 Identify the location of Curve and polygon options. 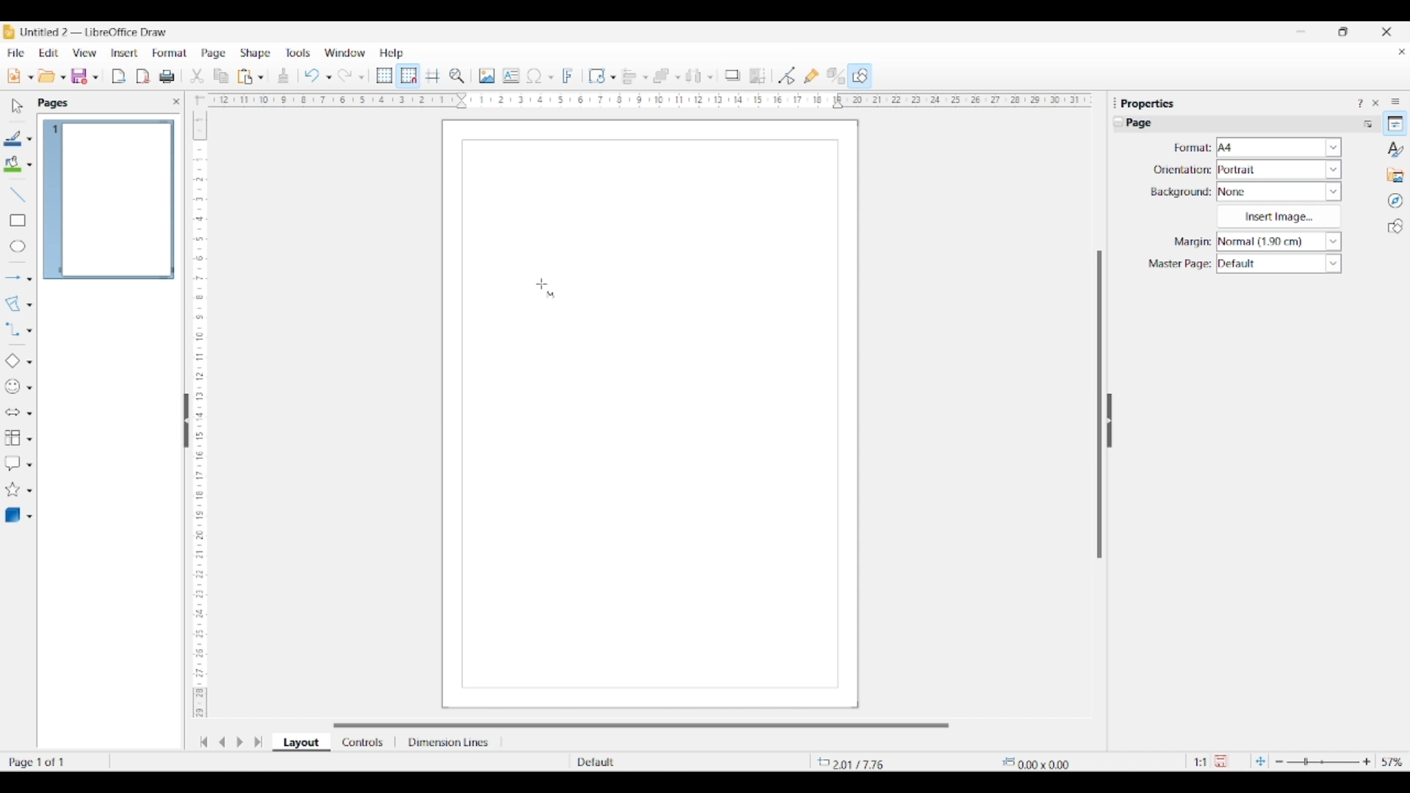
(29, 305).